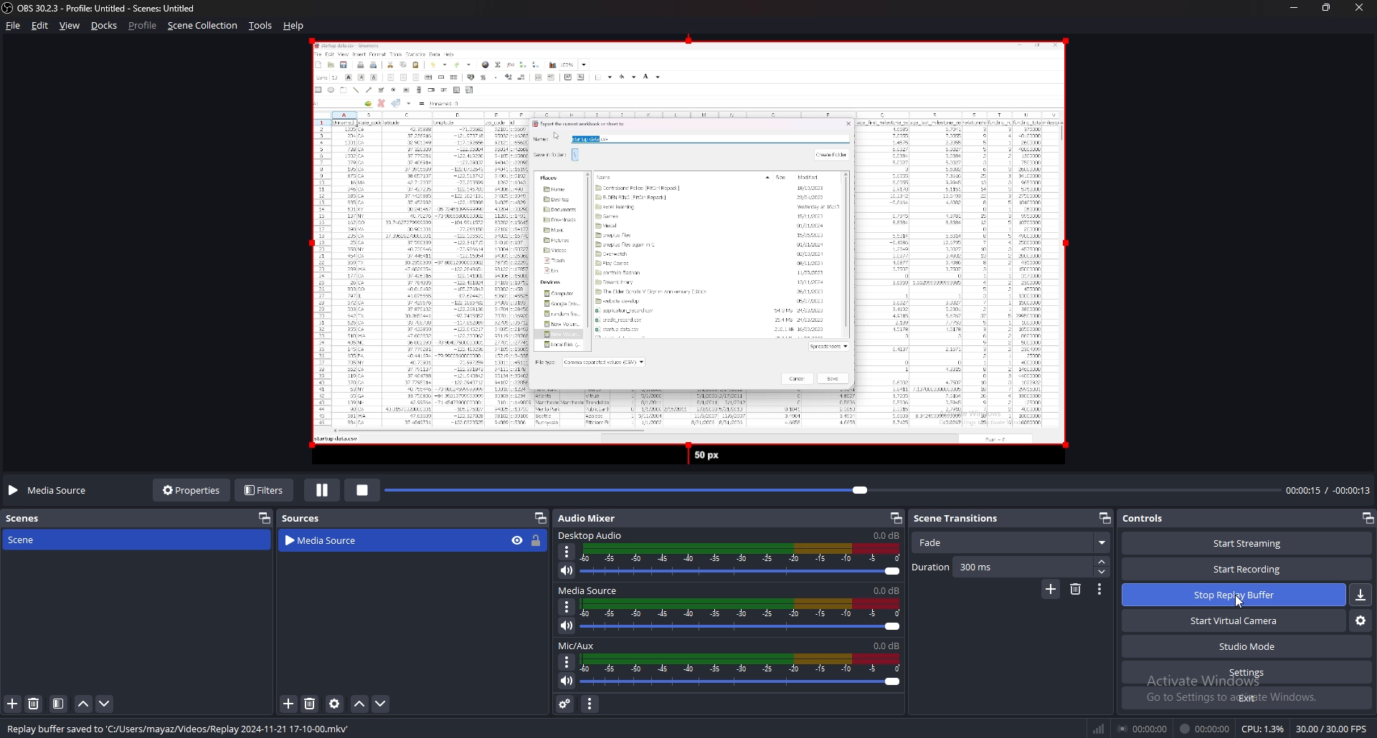 This screenshot has height=738, width=1377. Describe the element at coordinates (1328, 490) in the screenshot. I see `00:00:05 / -00:00:23` at that location.